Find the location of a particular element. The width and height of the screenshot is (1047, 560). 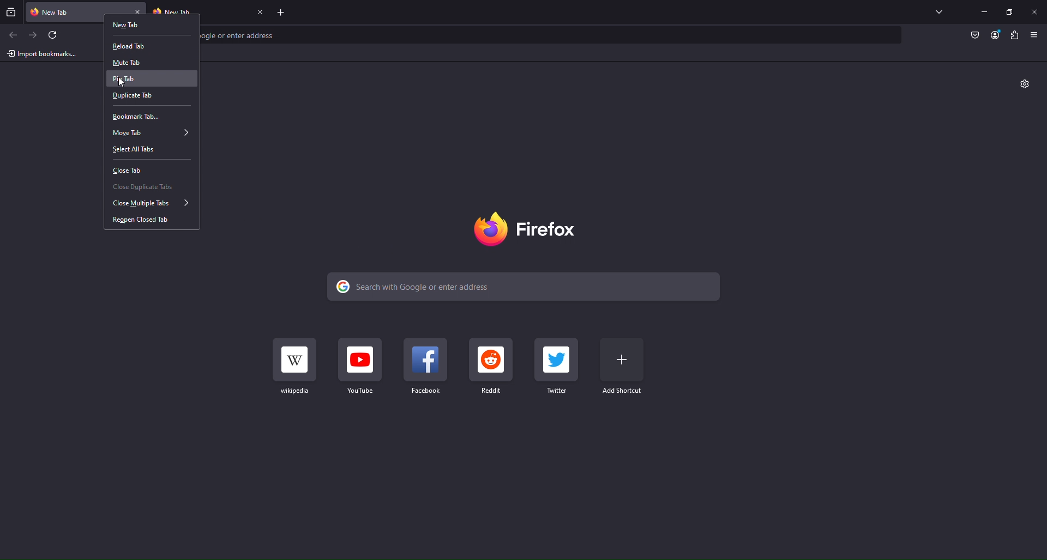

Reddit Shortcut is located at coordinates (491, 366).